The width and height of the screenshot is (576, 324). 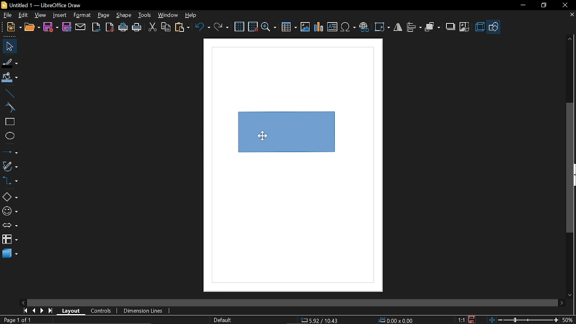 What do you see at coordinates (364, 26) in the screenshot?
I see `Insert hyperlink` at bounding box center [364, 26].